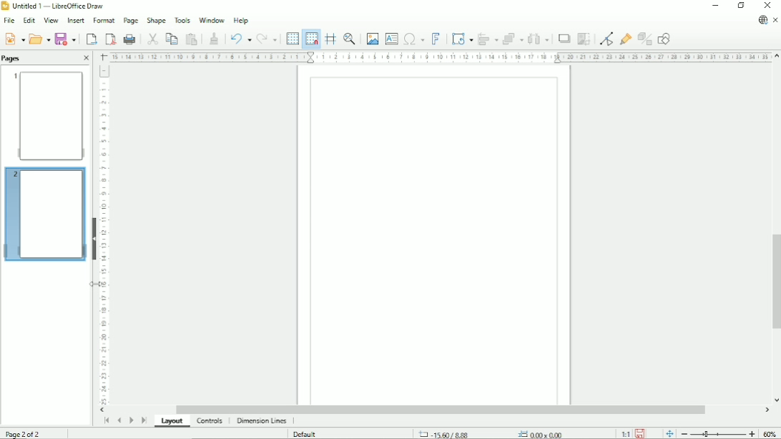 The width and height of the screenshot is (781, 439). Describe the element at coordinates (436, 38) in the screenshot. I see `Insert fontwork text` at that location.